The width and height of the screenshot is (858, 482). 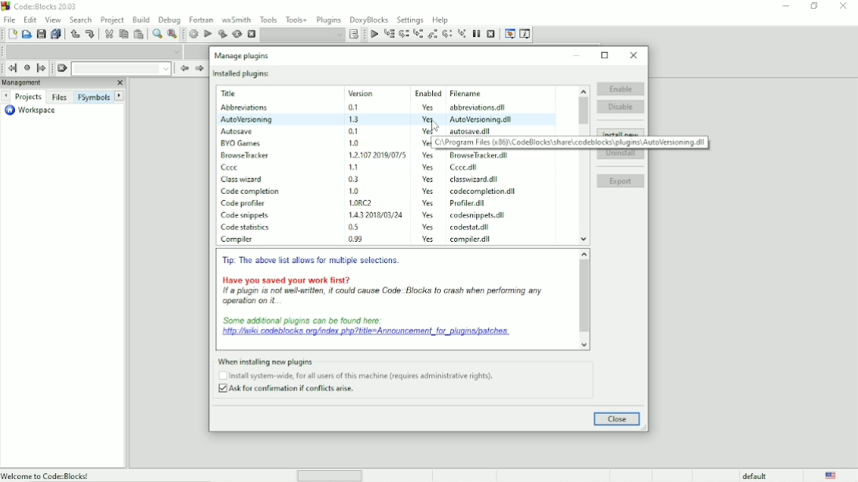 What do you see at coordinates (244, 180) in the screenshot?
I see `Class wizard` at bounding box center [244, 180].